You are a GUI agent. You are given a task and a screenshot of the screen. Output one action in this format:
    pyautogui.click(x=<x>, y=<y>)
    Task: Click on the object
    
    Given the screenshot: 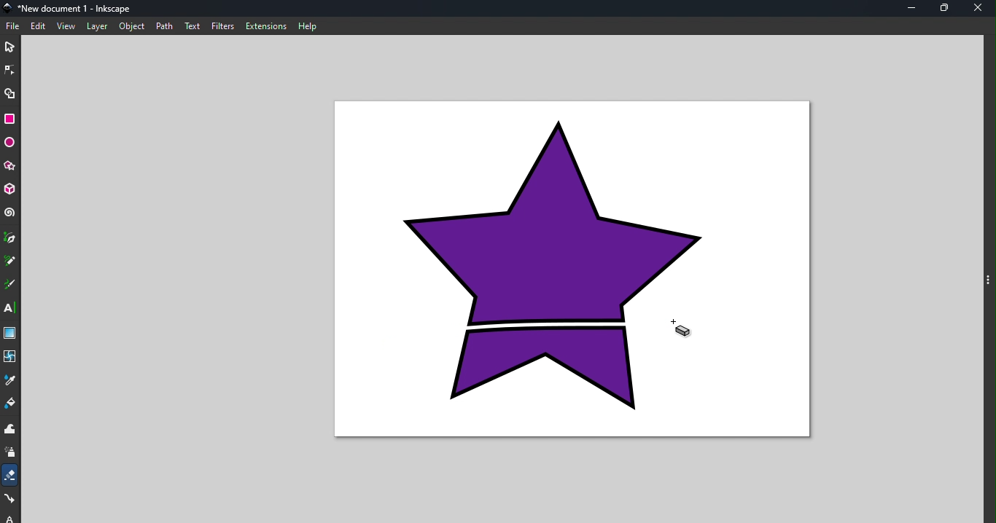 What is the action you would take?
    pyautogui.click(x=132, y=25)
    